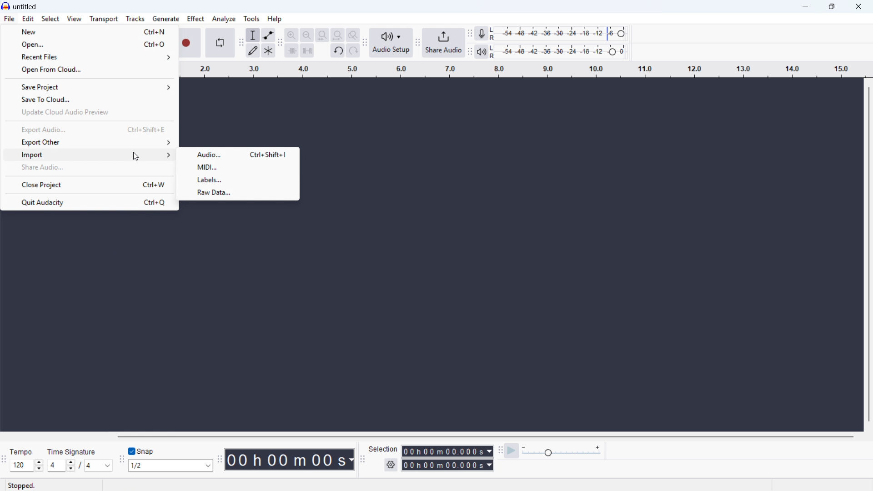 The height and width of the screenshot is (491, 873). Describe the element at coordinates (470, 34) in the screenshot. I see `Recording metre toolbar ` at that location.